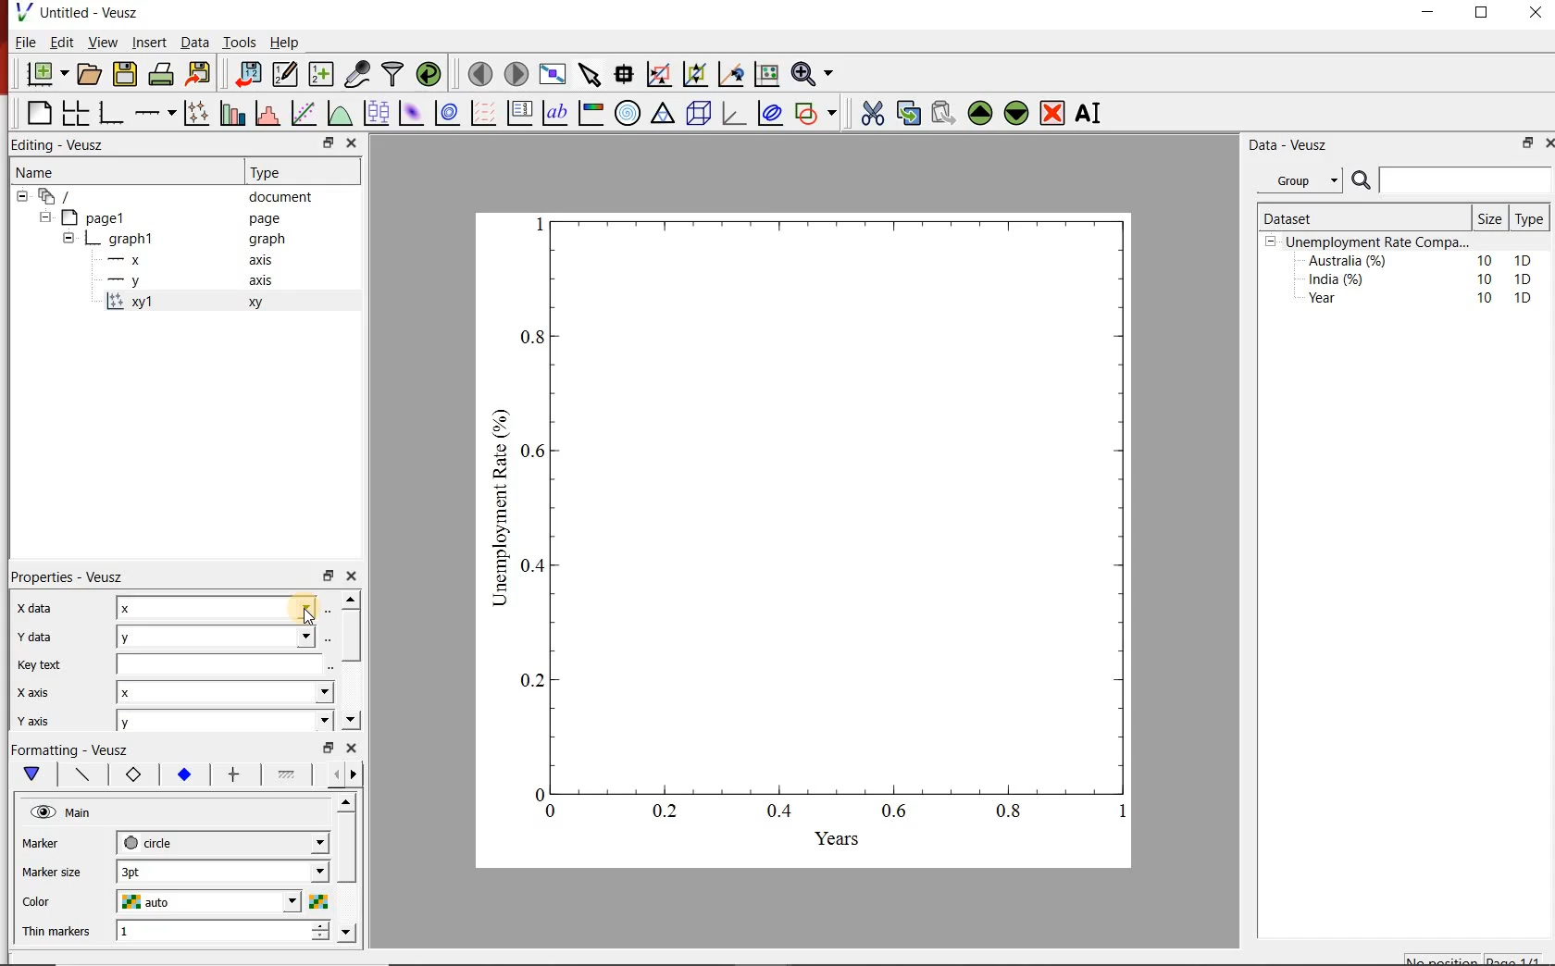  Describe the element at coordinates (200, 281) in the screenshot. I see `y axis` at that location.